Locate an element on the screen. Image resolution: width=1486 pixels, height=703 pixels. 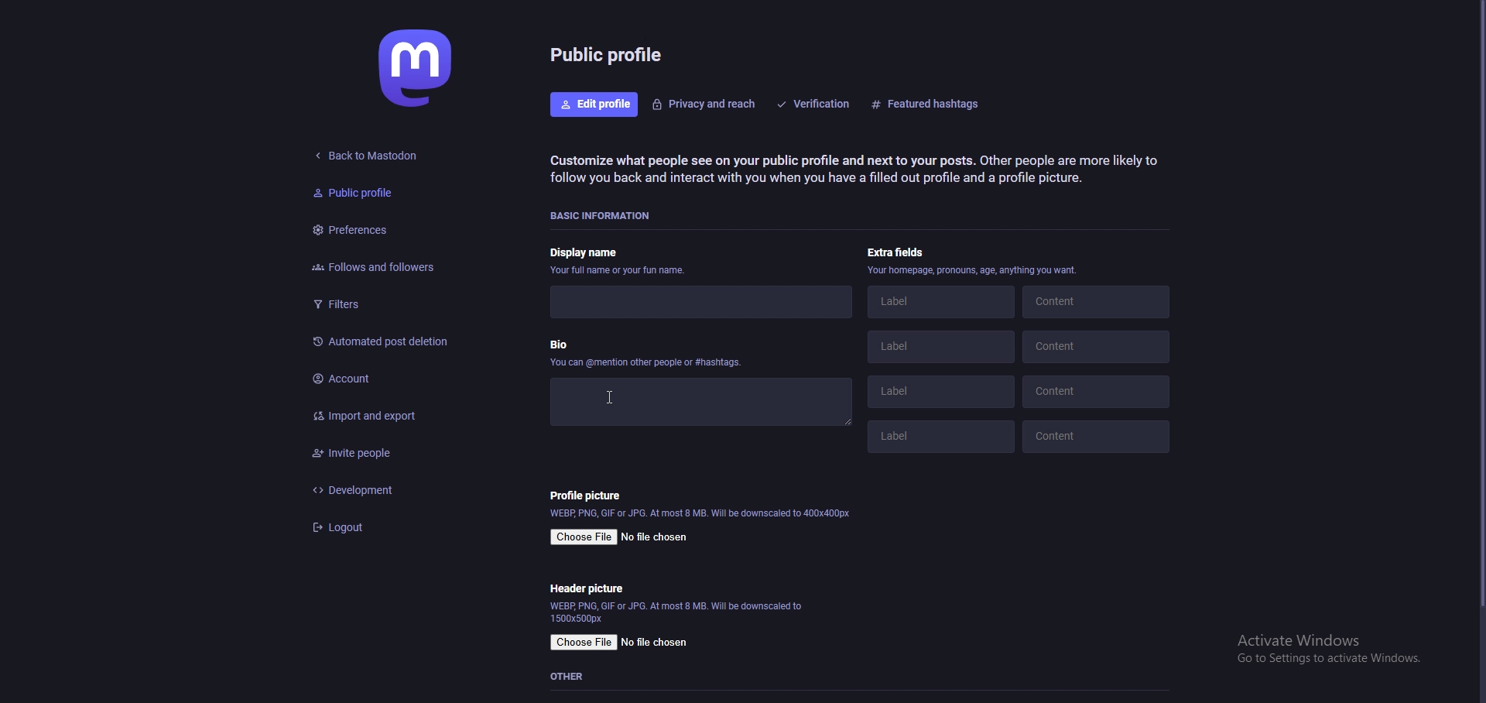
import and export is located at coordinates (392, 417).